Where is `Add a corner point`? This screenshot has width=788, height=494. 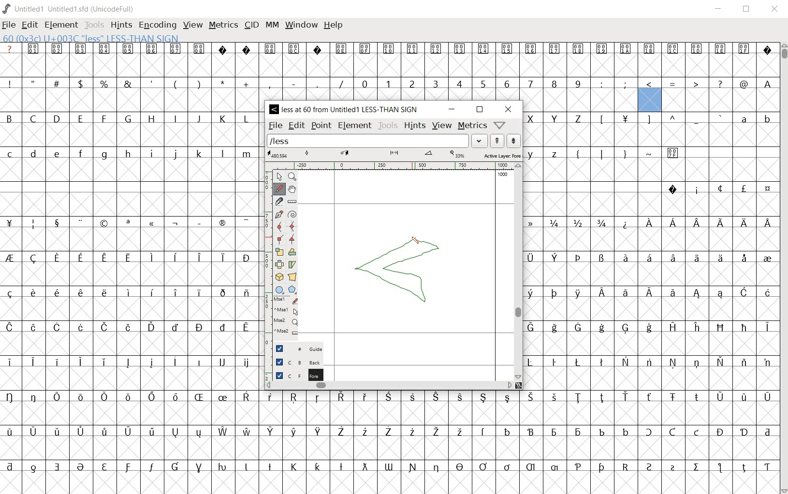 Add a corner point is located at coordinates (280, 239).